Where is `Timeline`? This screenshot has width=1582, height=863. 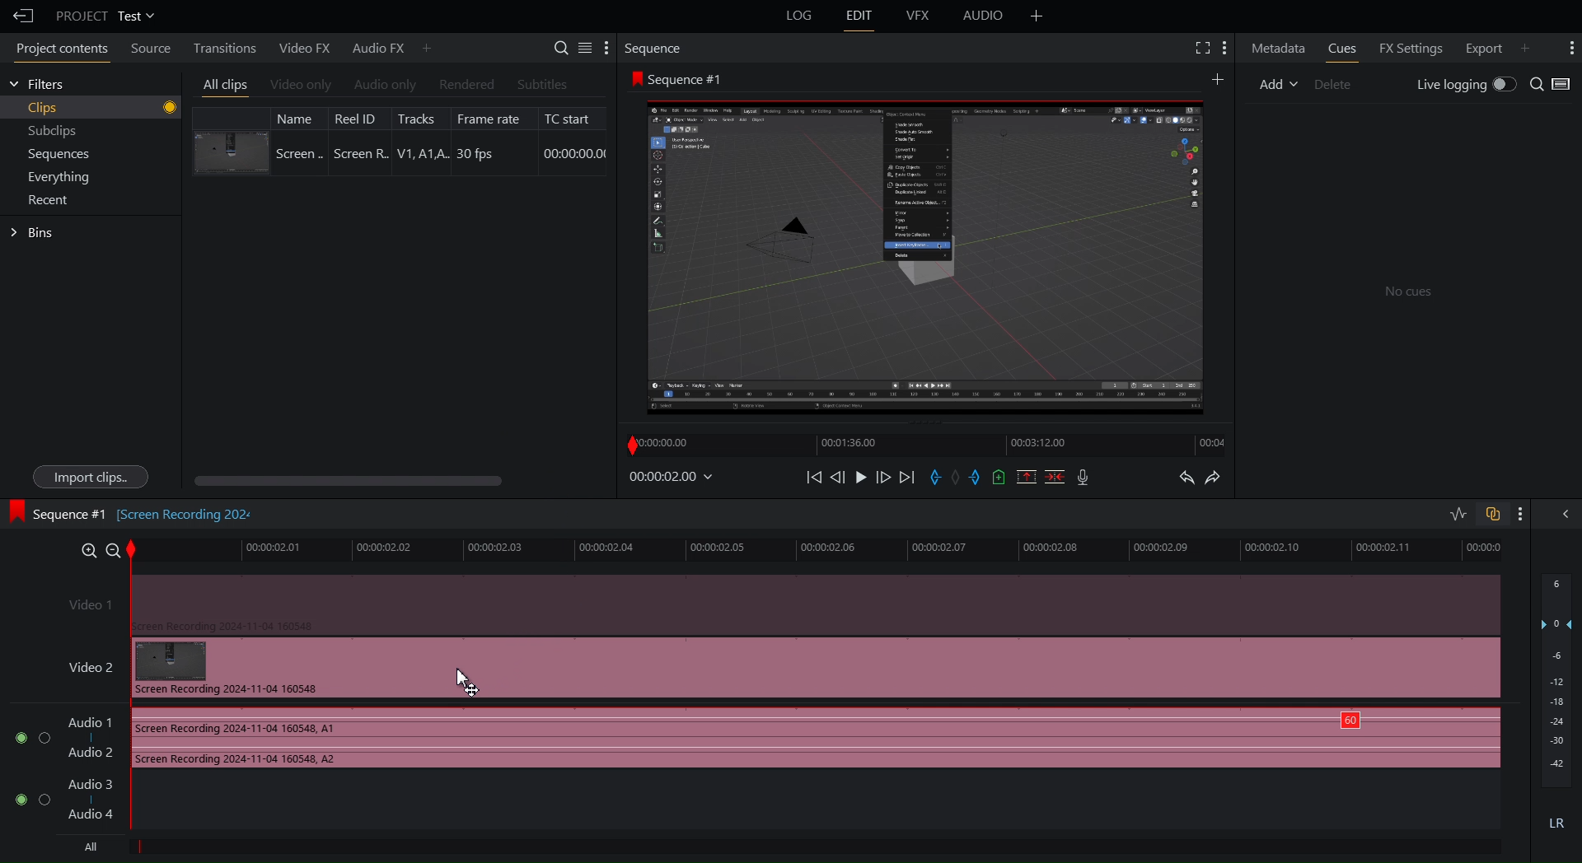 Timeline is located at coordinates (828, 549).